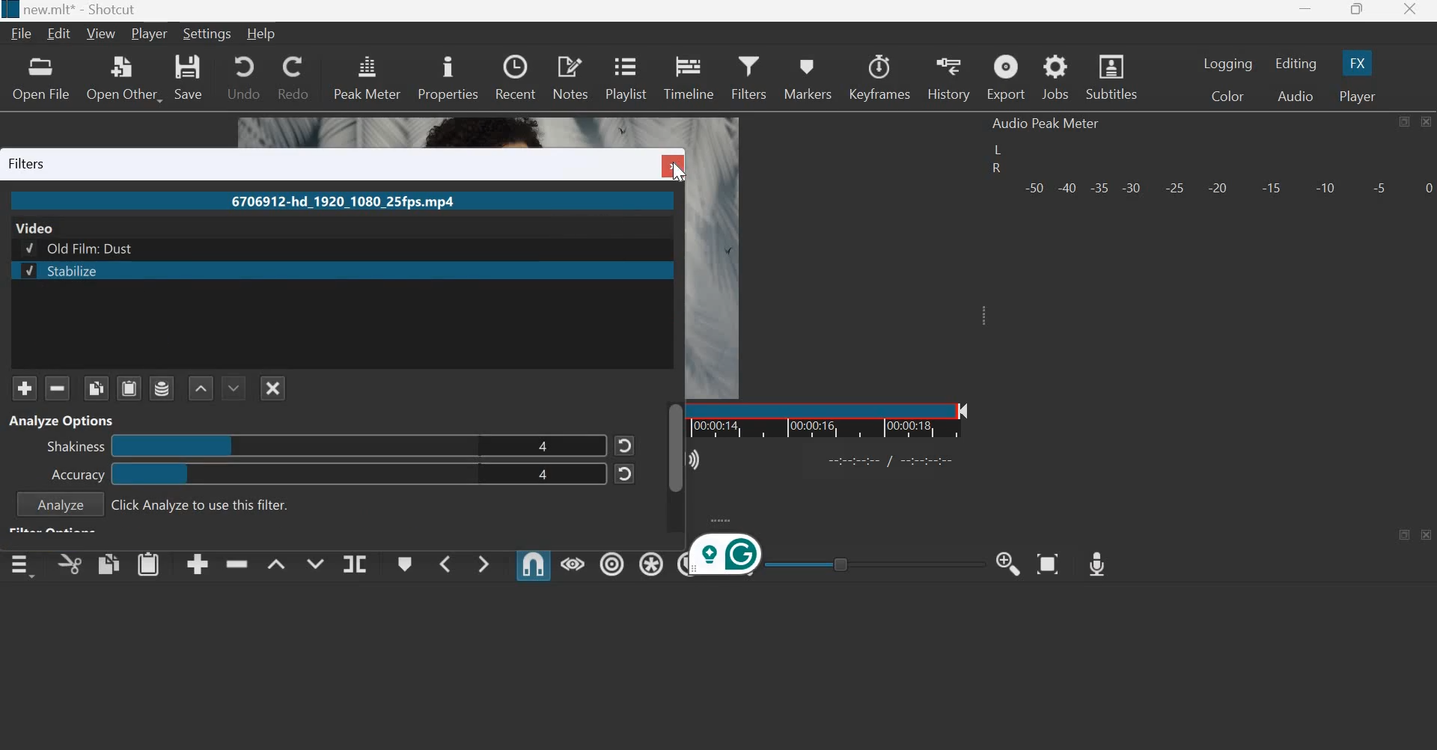 The height and width of the screenshot is (750, 1437). What do you see at coordinates (626, 444) in the screenshot?
I see `reset to default` at bounding box center [626, 444].